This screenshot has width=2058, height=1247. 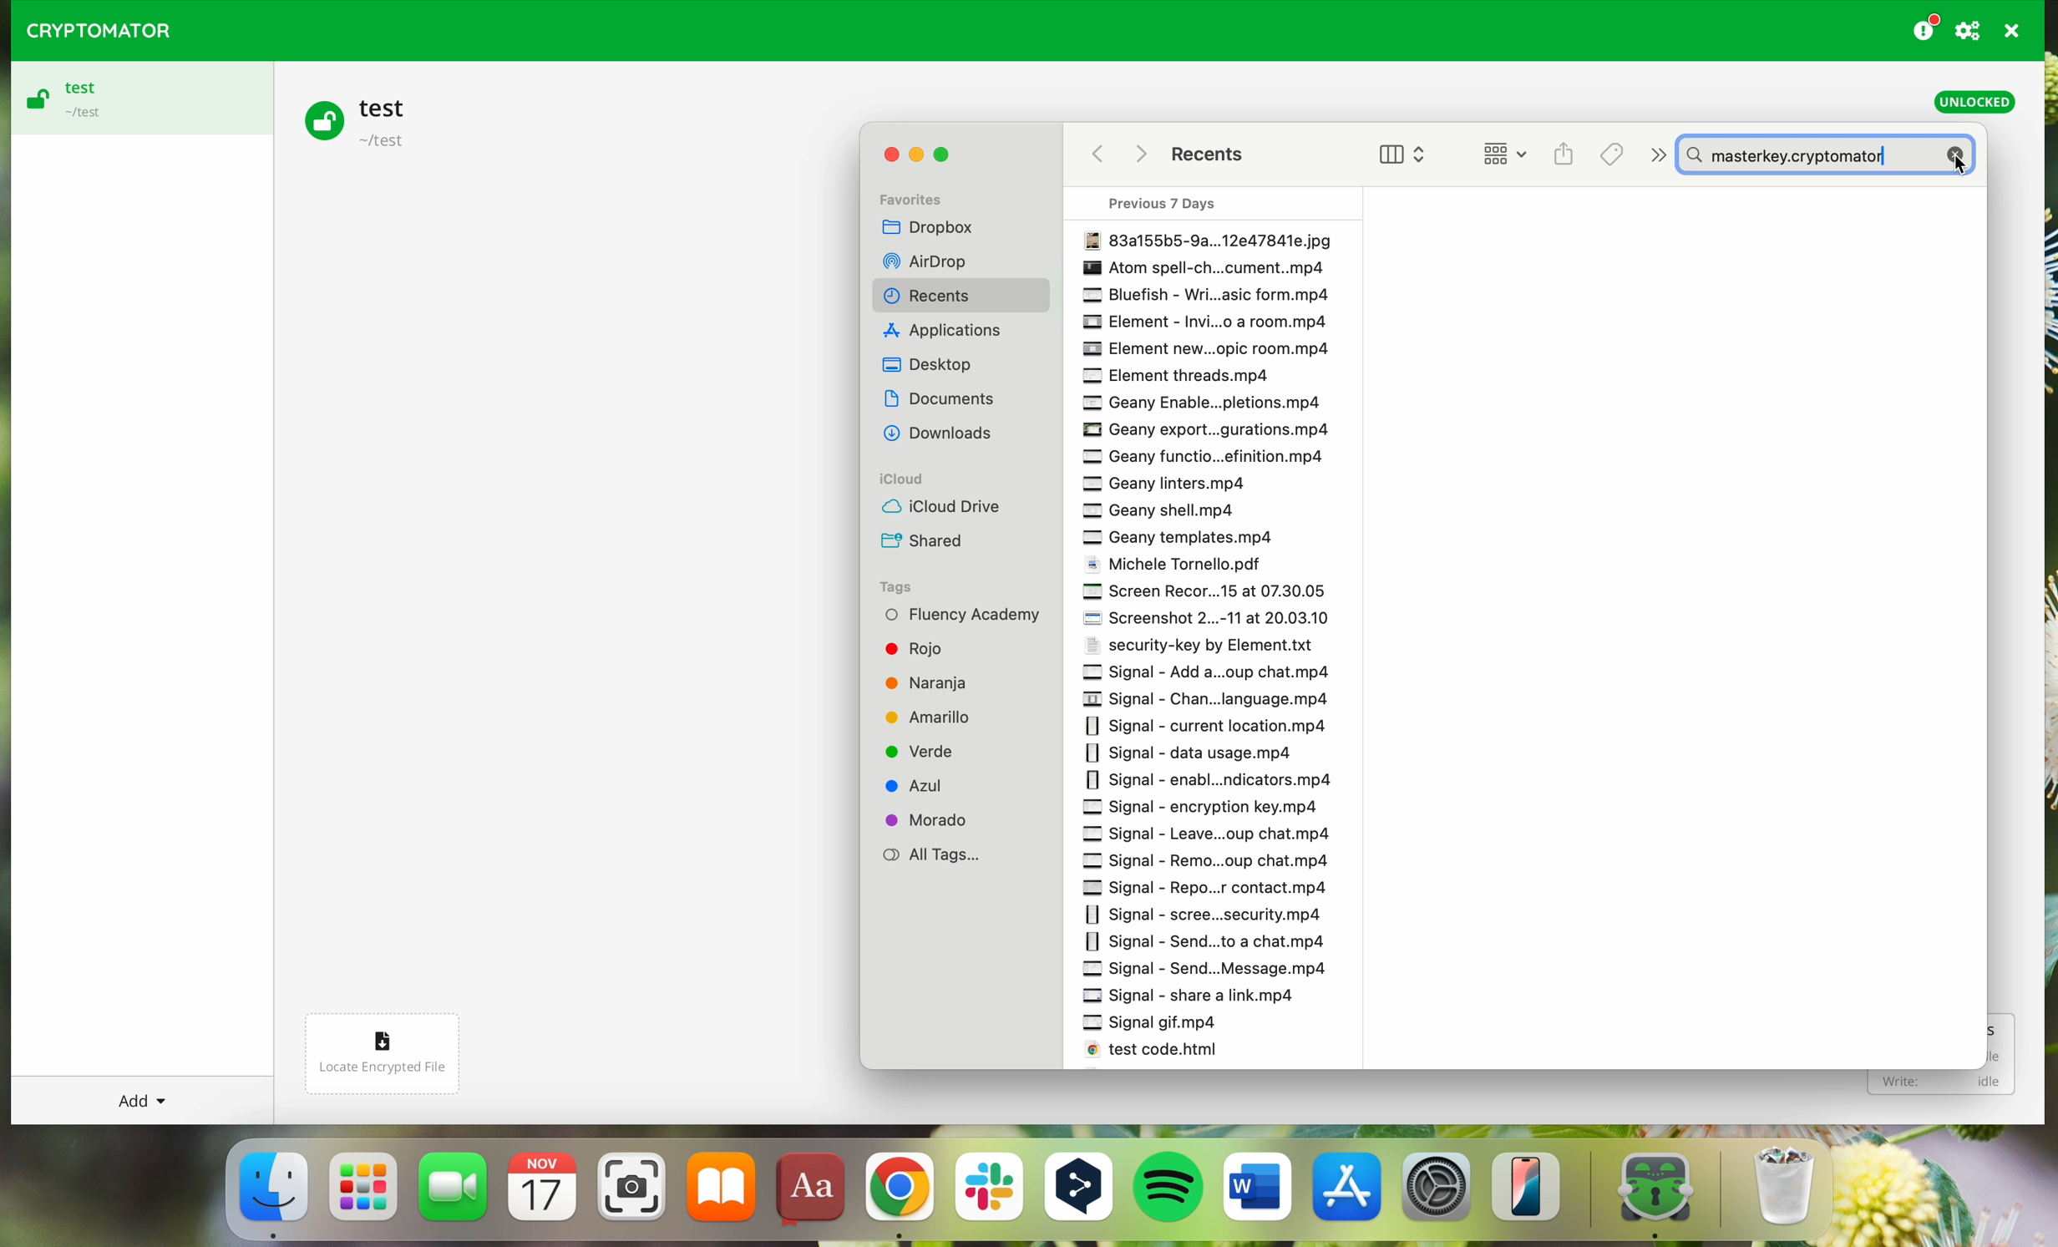 What do you see at coordinates (543, 1194) in the screenshot?
I see `calendar` at bounding box center [543, 1194].